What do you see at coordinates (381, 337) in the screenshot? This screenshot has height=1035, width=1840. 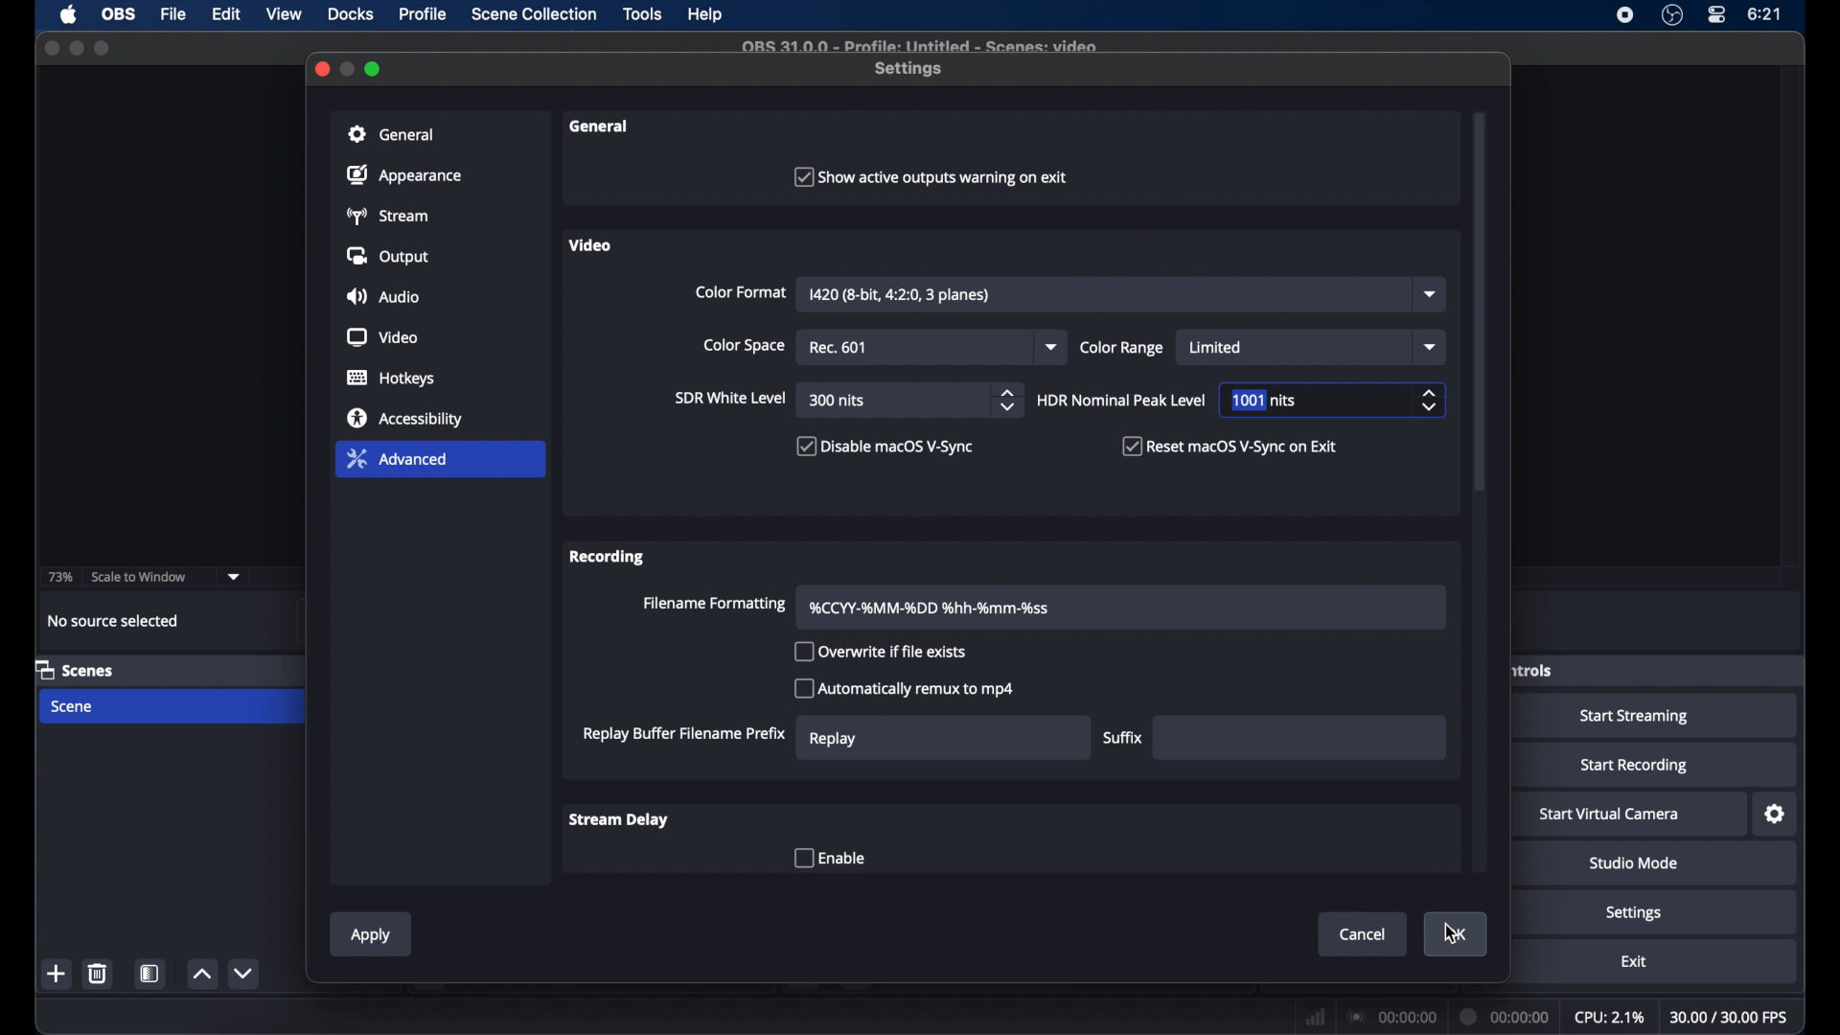 I see `video` at bounding box center [381, 337].